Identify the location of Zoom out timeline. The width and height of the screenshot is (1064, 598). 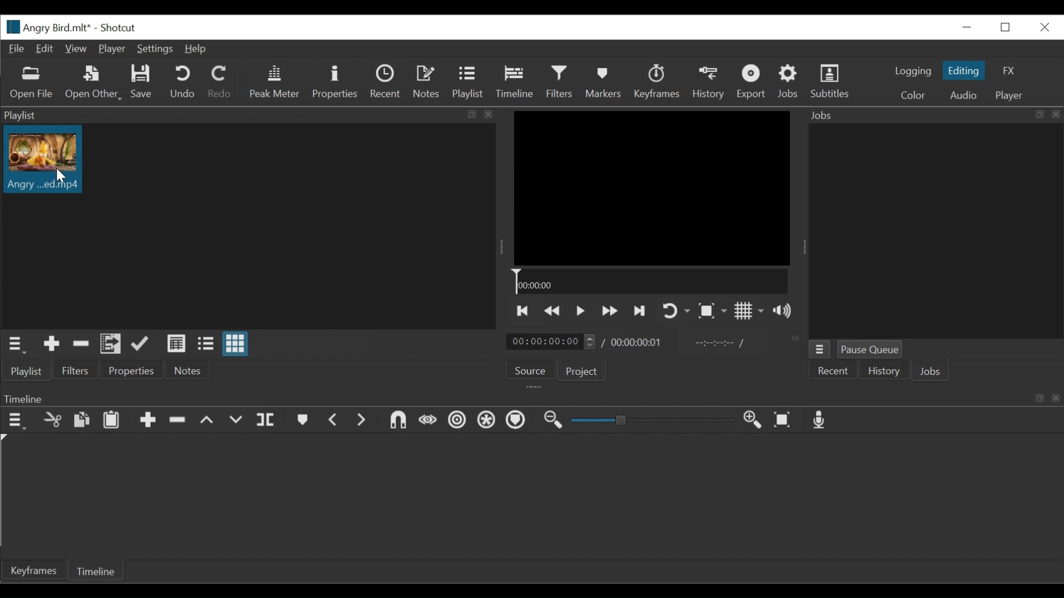
(554, 421).